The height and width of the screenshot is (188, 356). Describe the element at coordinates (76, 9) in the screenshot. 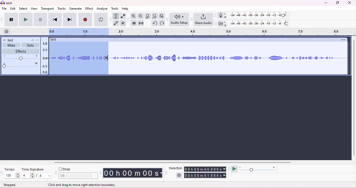

I see `generate` at that location.